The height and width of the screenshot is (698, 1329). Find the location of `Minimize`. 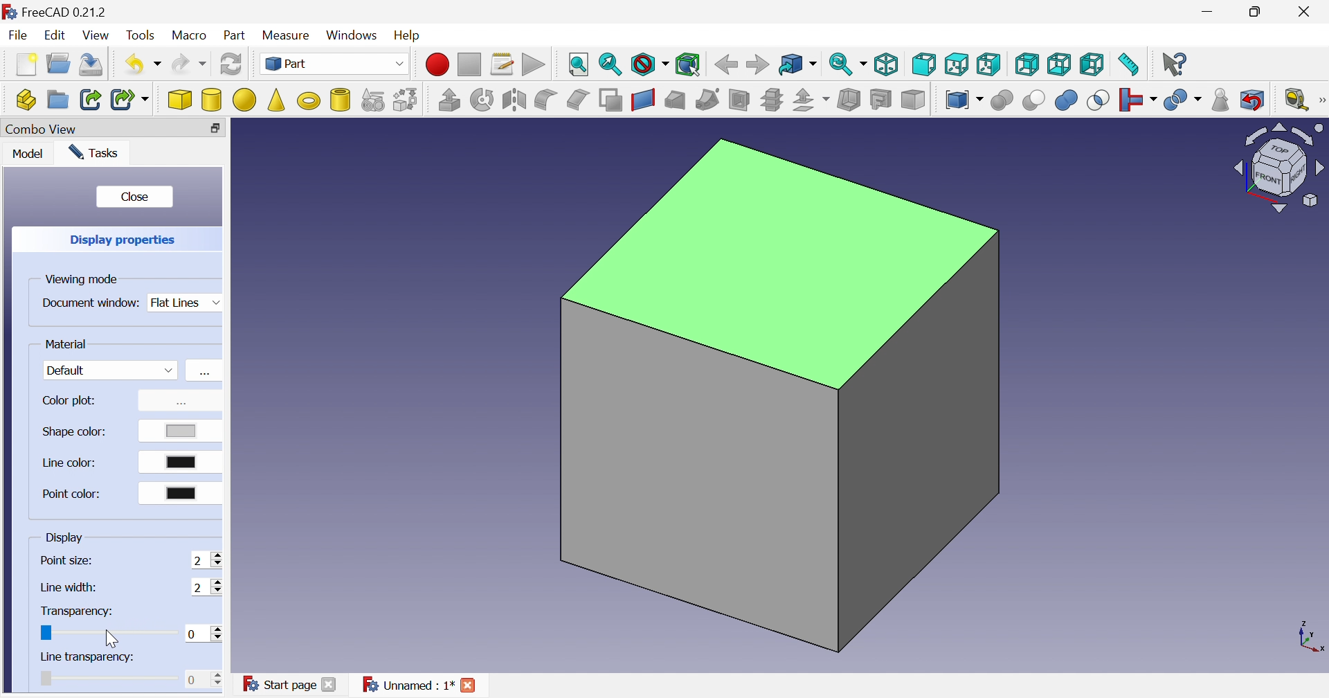

Minimize is located at coordinates (1207, 12).